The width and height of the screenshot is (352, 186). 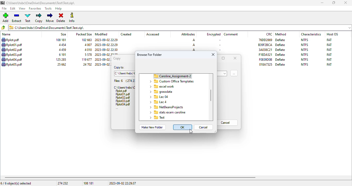 What do you see at coordinates (329, 40) in the screenshot?
I see `FAT` at bounding box center [329, 40].